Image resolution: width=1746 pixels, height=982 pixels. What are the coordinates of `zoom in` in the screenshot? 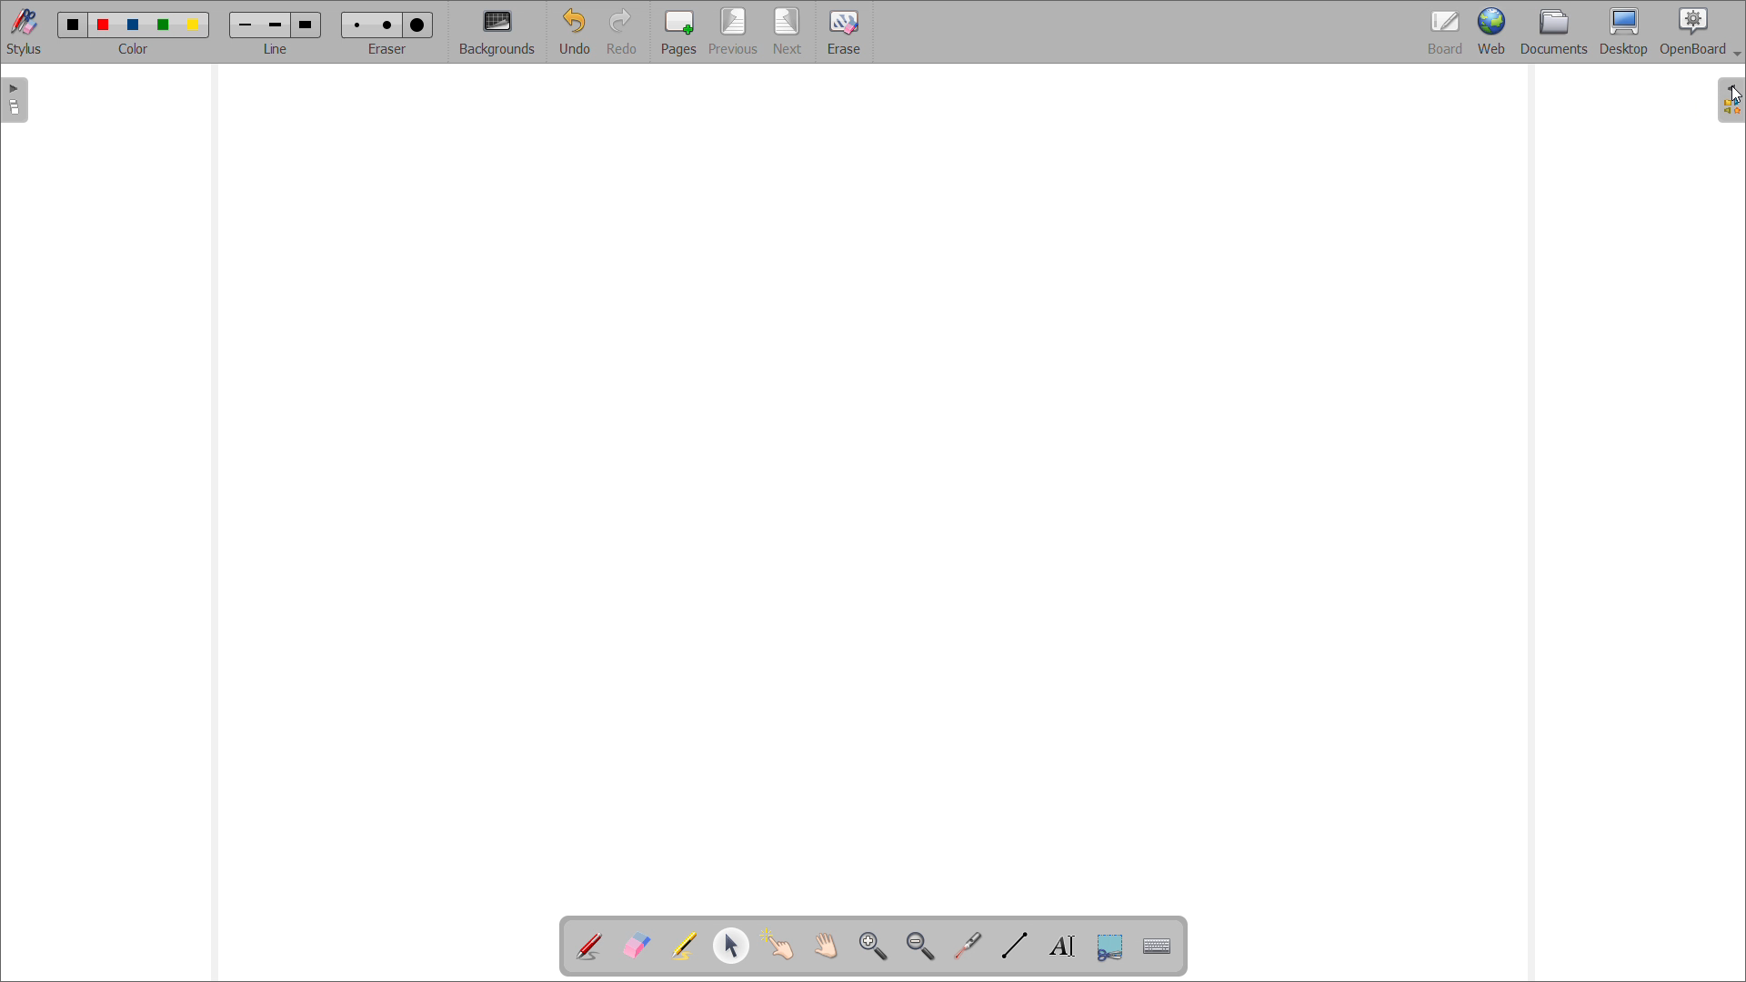 It's located at (873, 945).